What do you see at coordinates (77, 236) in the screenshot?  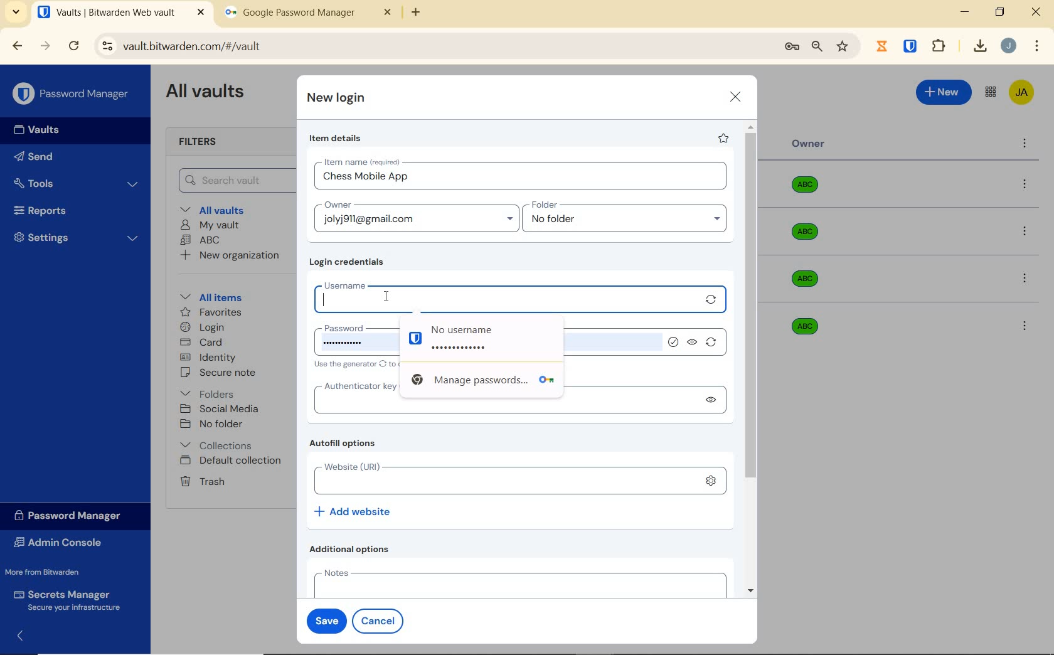 I see `Settings` at bounding box center [77, 236].